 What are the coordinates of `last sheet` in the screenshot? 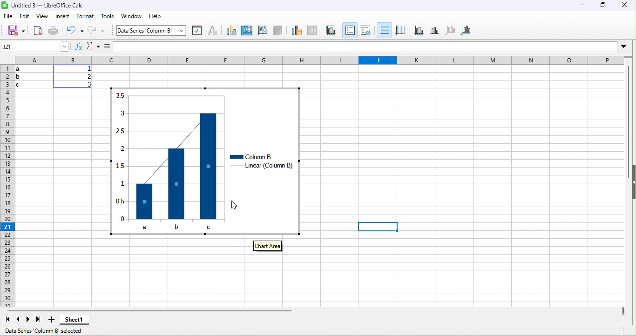 It's located at (40, 321).